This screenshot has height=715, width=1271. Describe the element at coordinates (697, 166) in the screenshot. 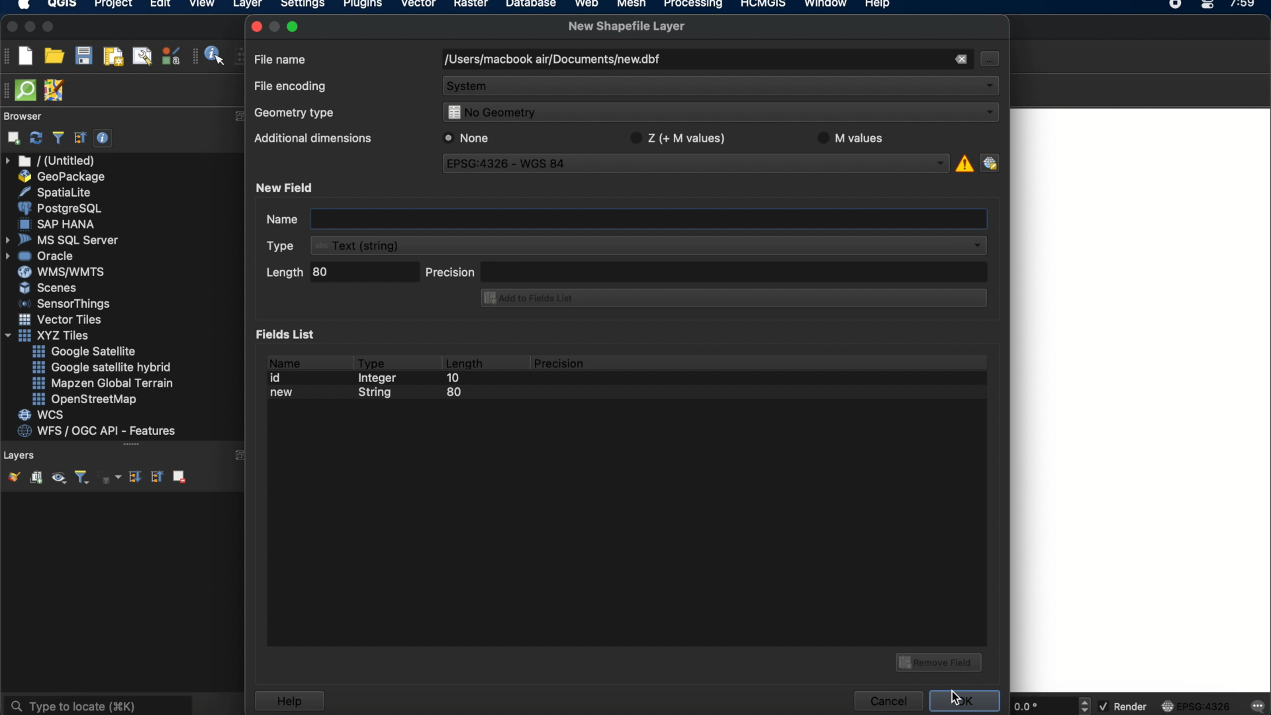

I see `EPSG:4326 - WGS 84` at that location.